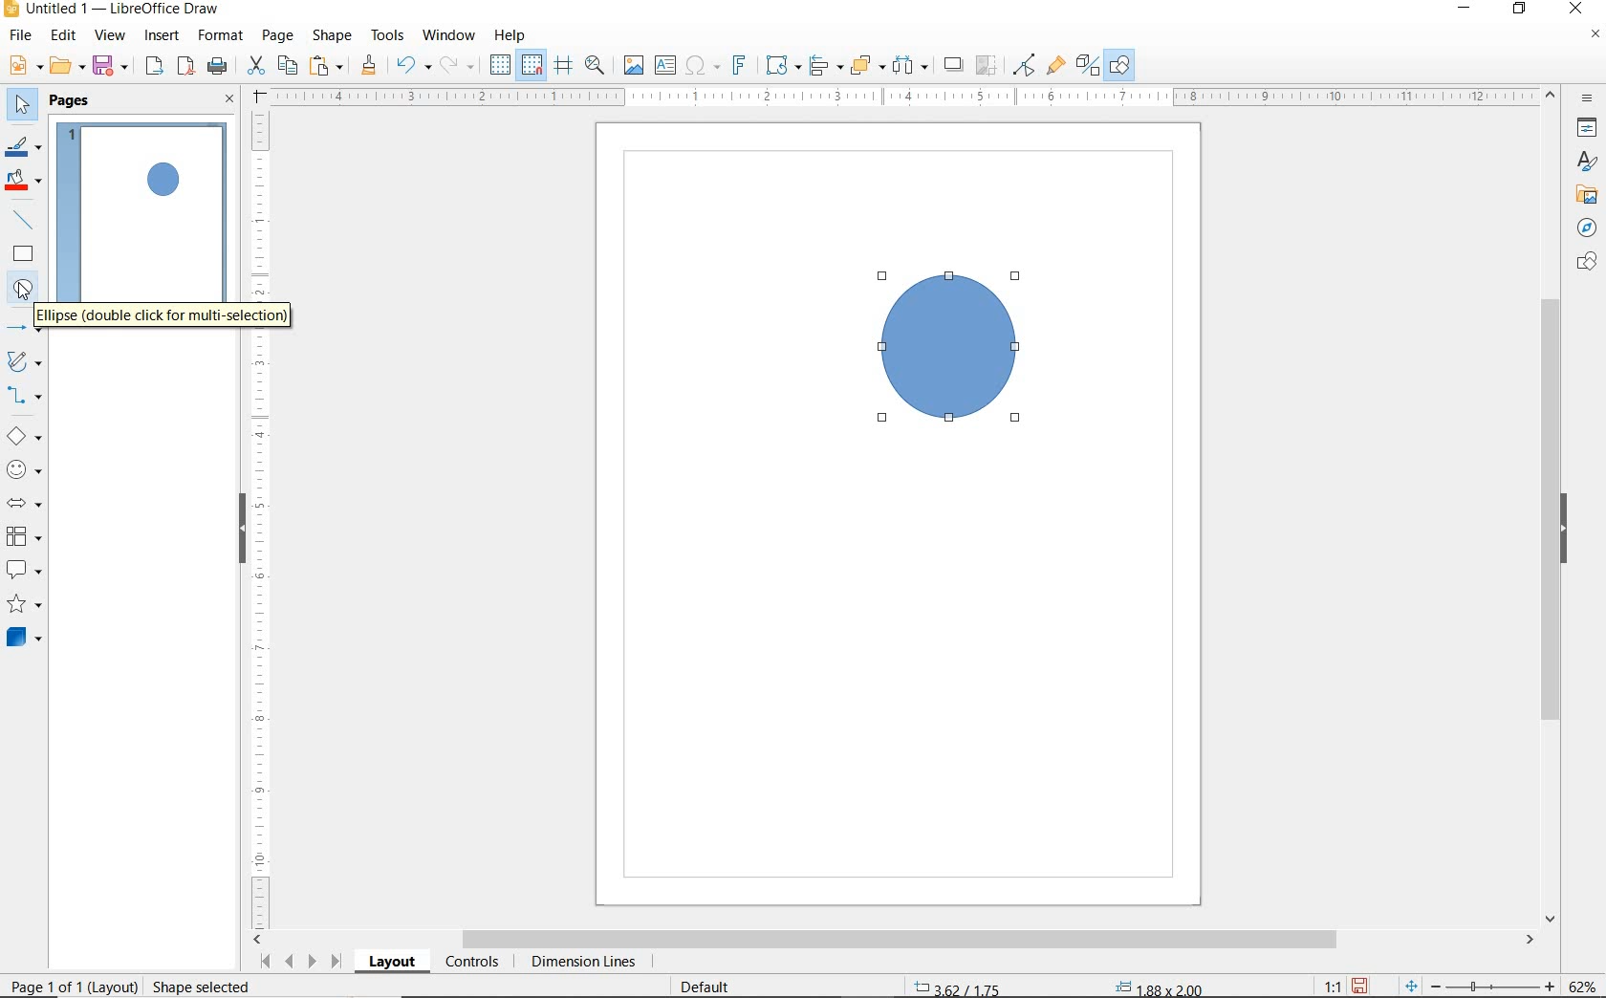  I want to click on rESIZE sHAPE, so click(193, 986).